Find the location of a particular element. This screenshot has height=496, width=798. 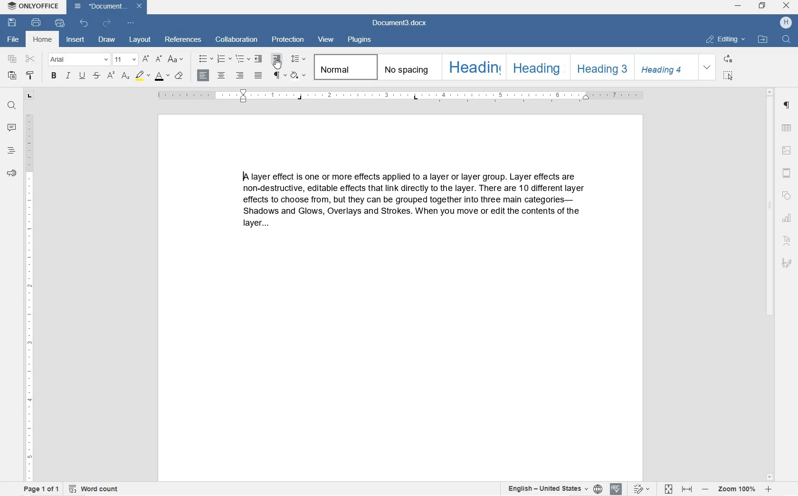

LAYOUT is located at coordinates (140, 40).